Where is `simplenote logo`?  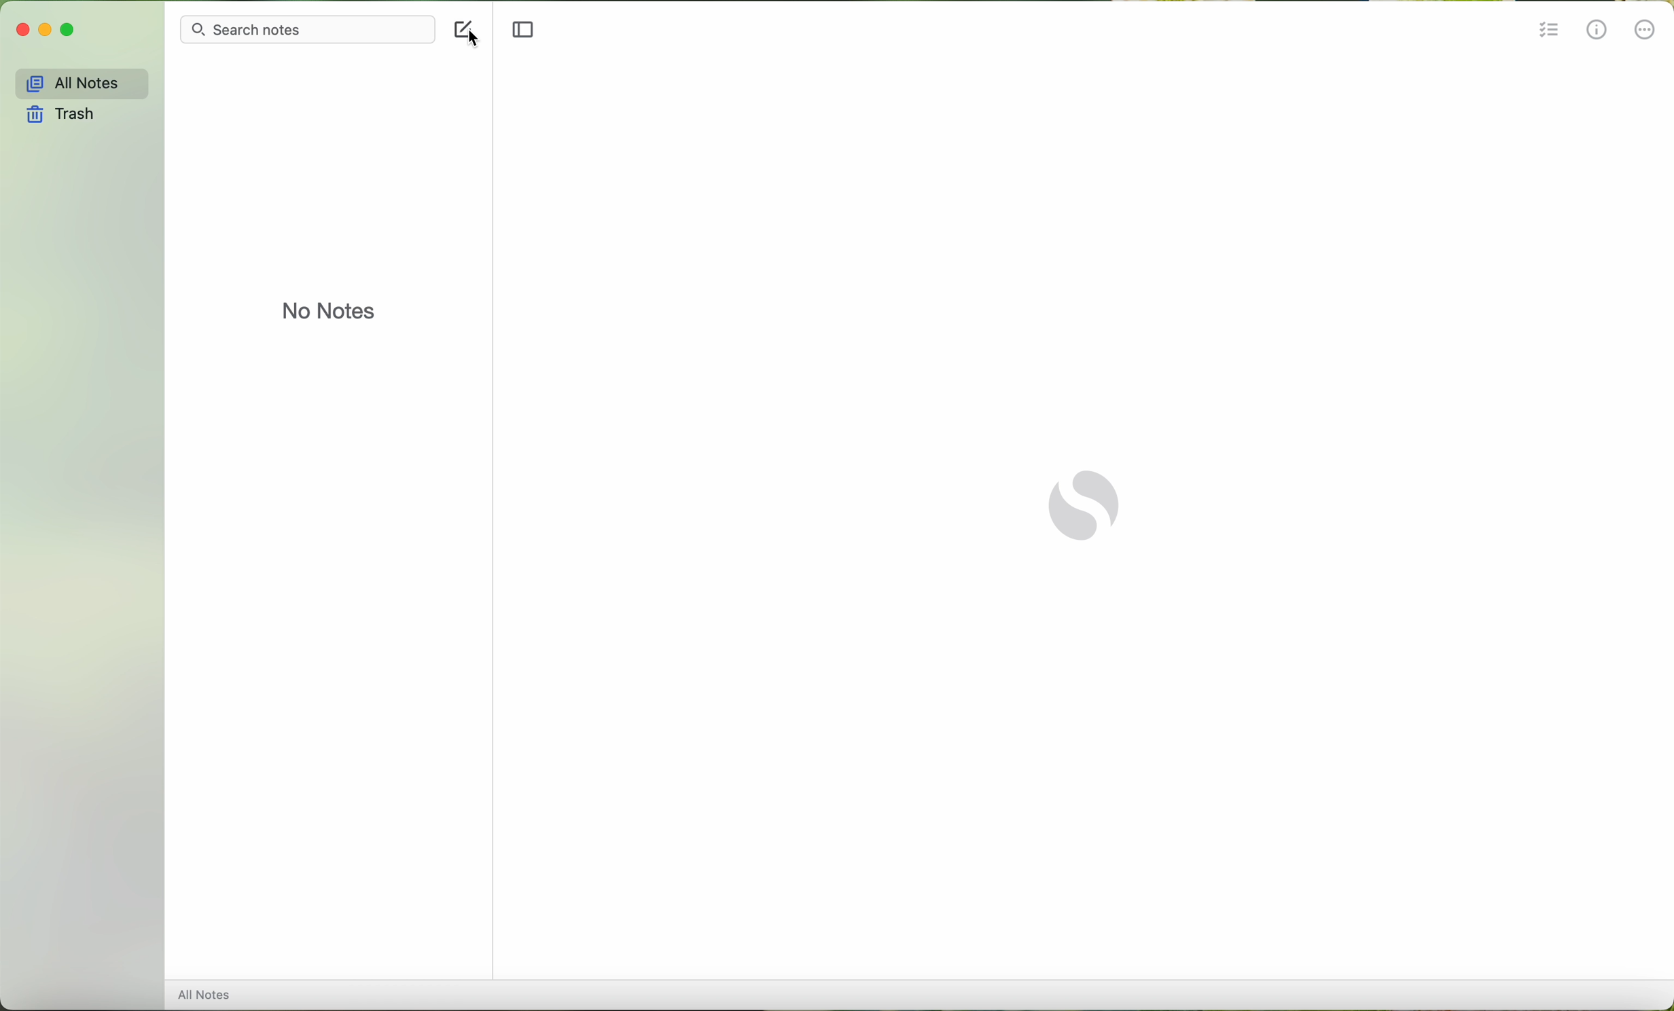 simplenote logo is located at coordinates (1087, 503).